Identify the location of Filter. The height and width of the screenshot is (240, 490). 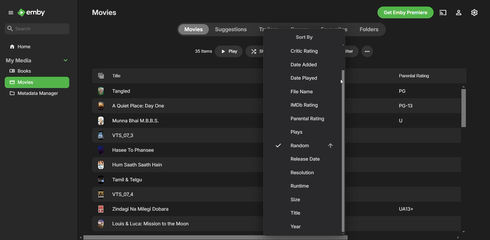
(344, 51).